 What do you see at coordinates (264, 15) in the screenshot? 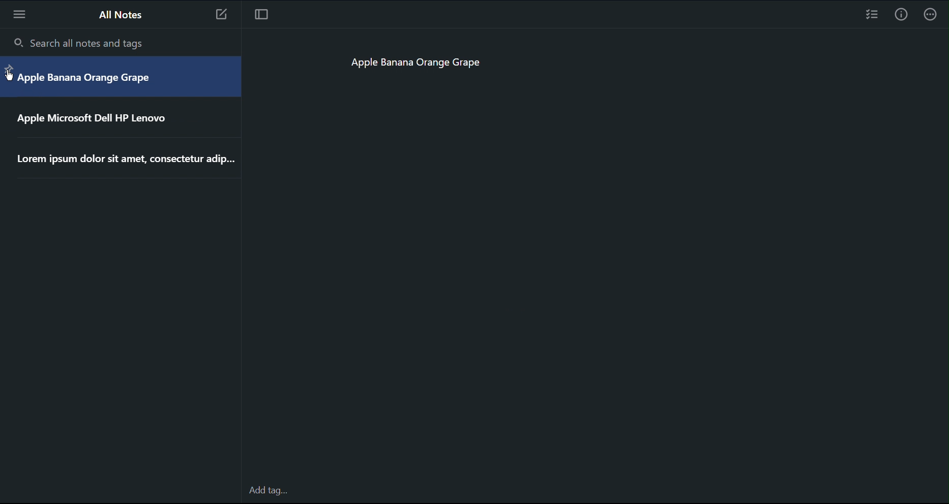
I see `Focus Mode` at bounding box center [264, 15].